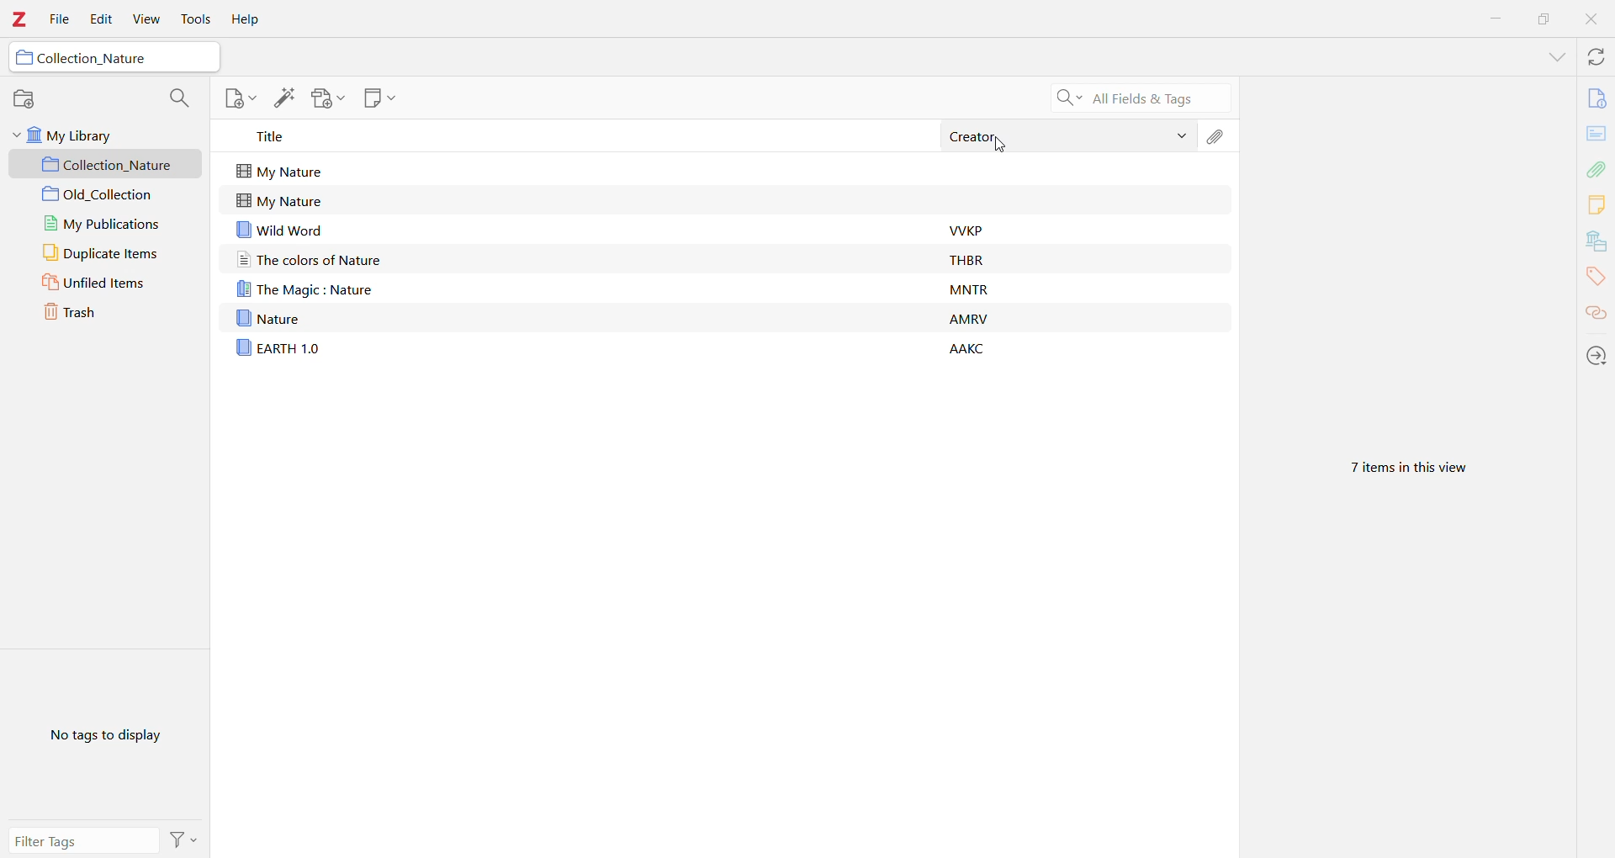  Describe the element at coordinates (147, 19) in the screenshot. I see `View` at that location.